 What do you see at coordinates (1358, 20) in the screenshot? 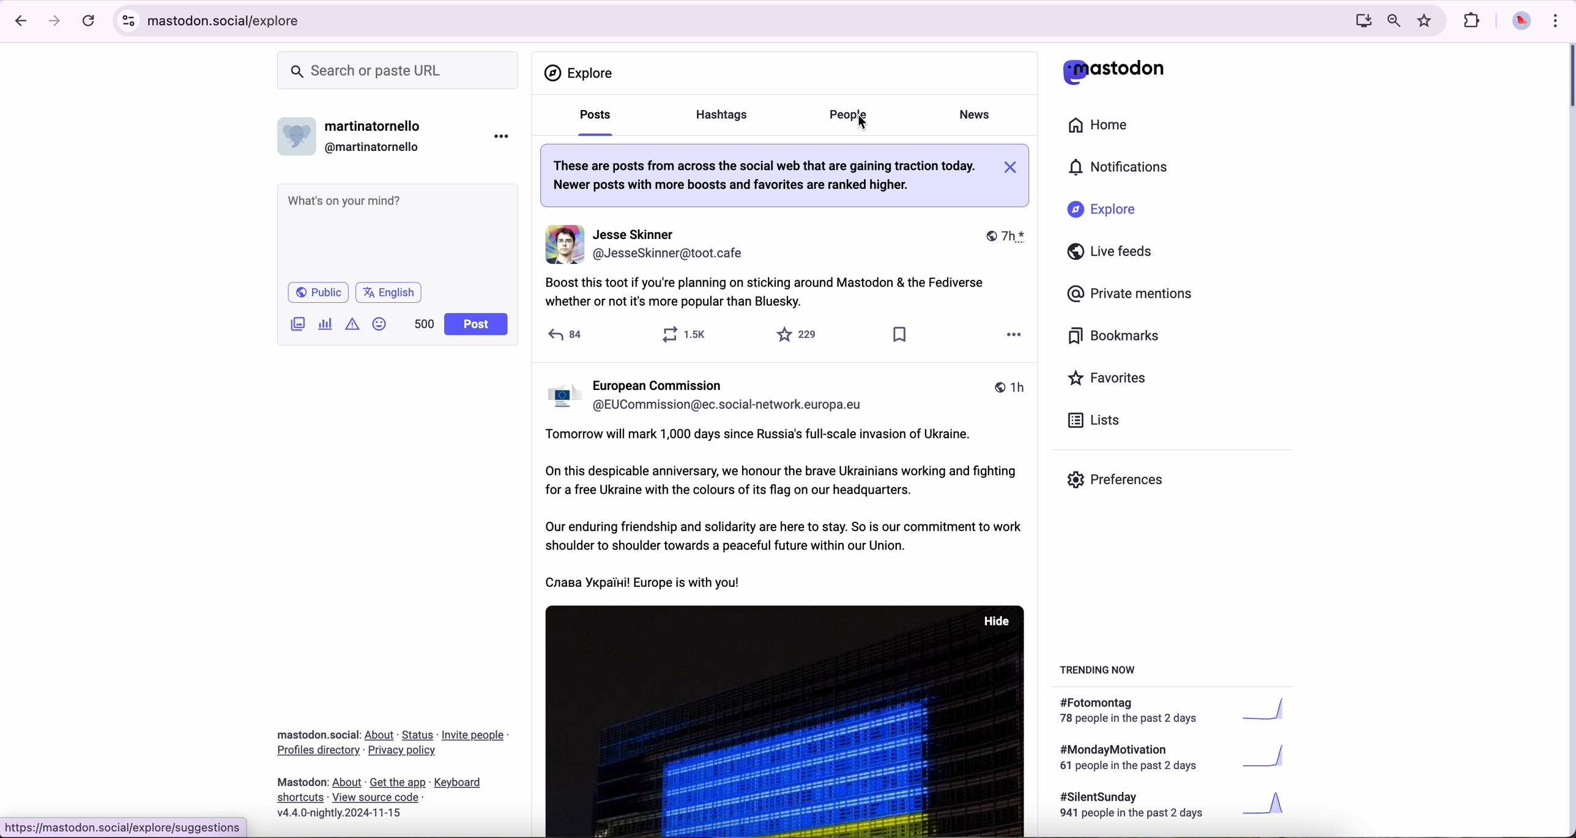
I see `computer` at bounding box center [1358, 20].